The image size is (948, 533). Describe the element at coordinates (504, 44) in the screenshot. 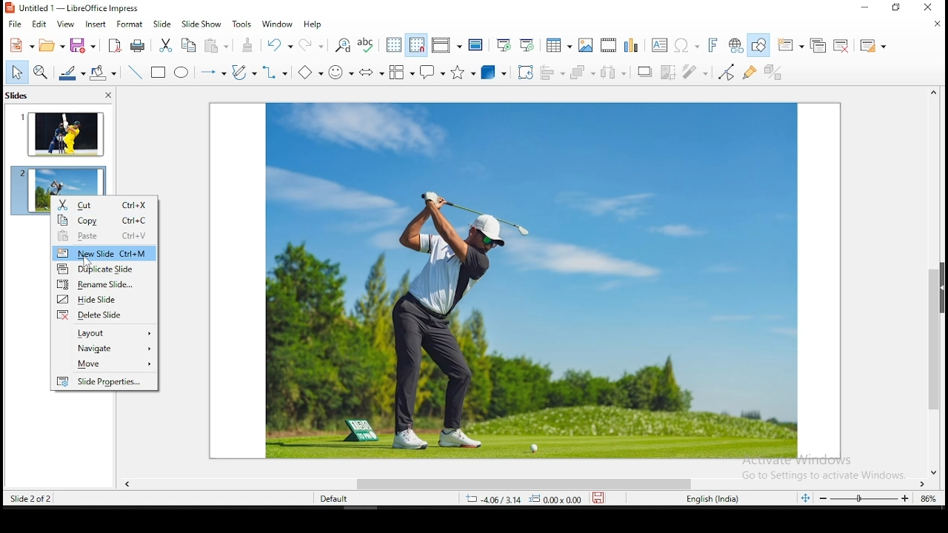

I see `start from first slide` at that location.